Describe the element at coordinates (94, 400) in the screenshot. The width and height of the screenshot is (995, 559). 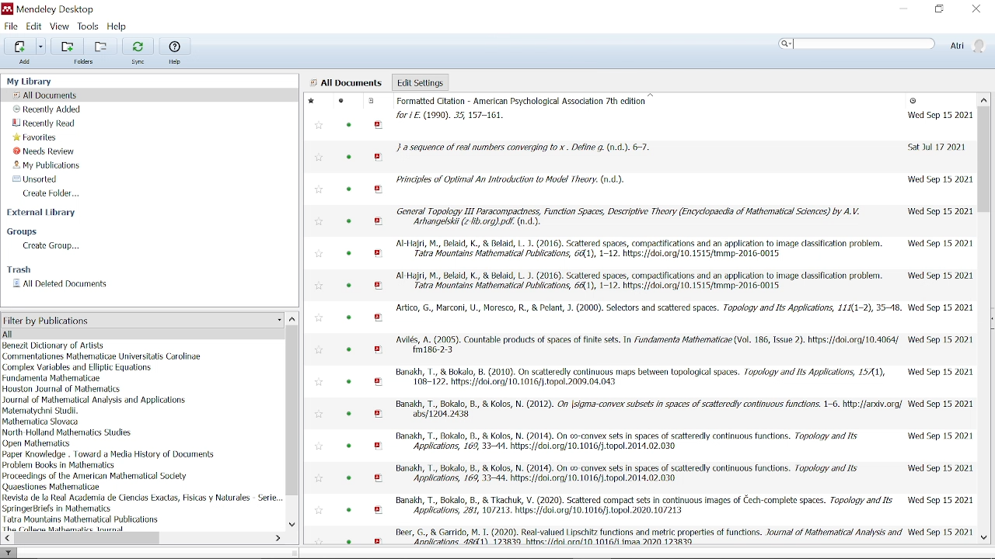
I see `author` at that location.